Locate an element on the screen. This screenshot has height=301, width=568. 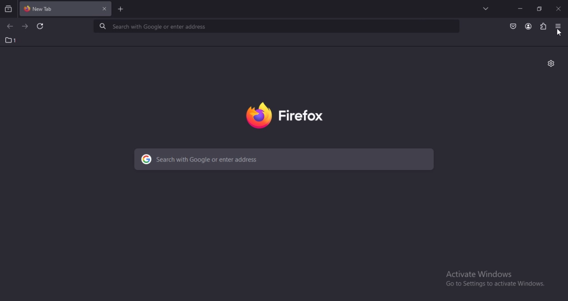
minmize is located at coordinates (519, 8).